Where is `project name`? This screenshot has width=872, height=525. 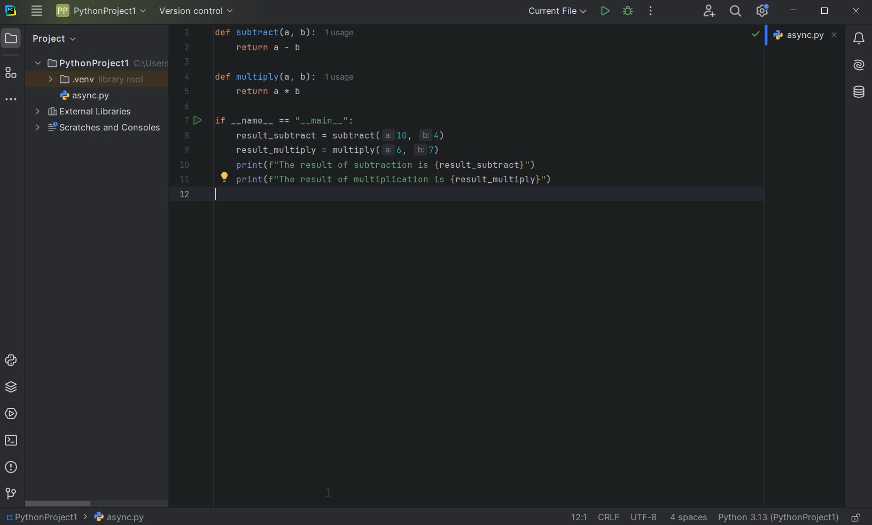
project name is located at coordinates (40, 517).